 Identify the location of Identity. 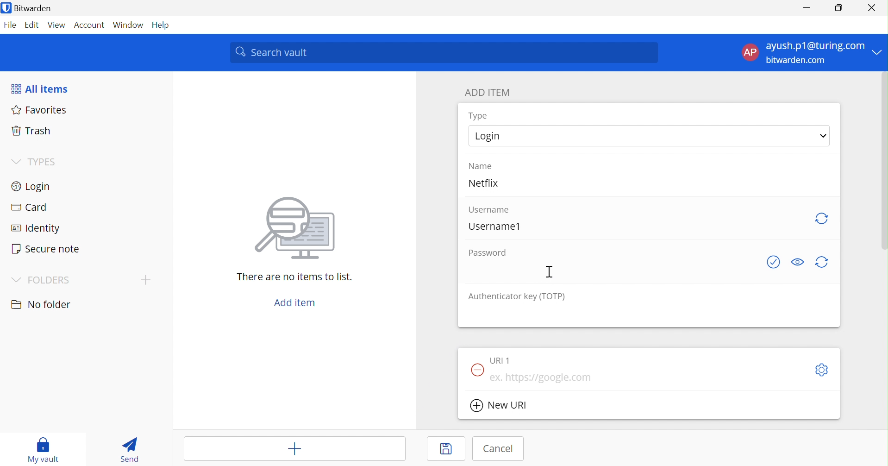
(33, 227).